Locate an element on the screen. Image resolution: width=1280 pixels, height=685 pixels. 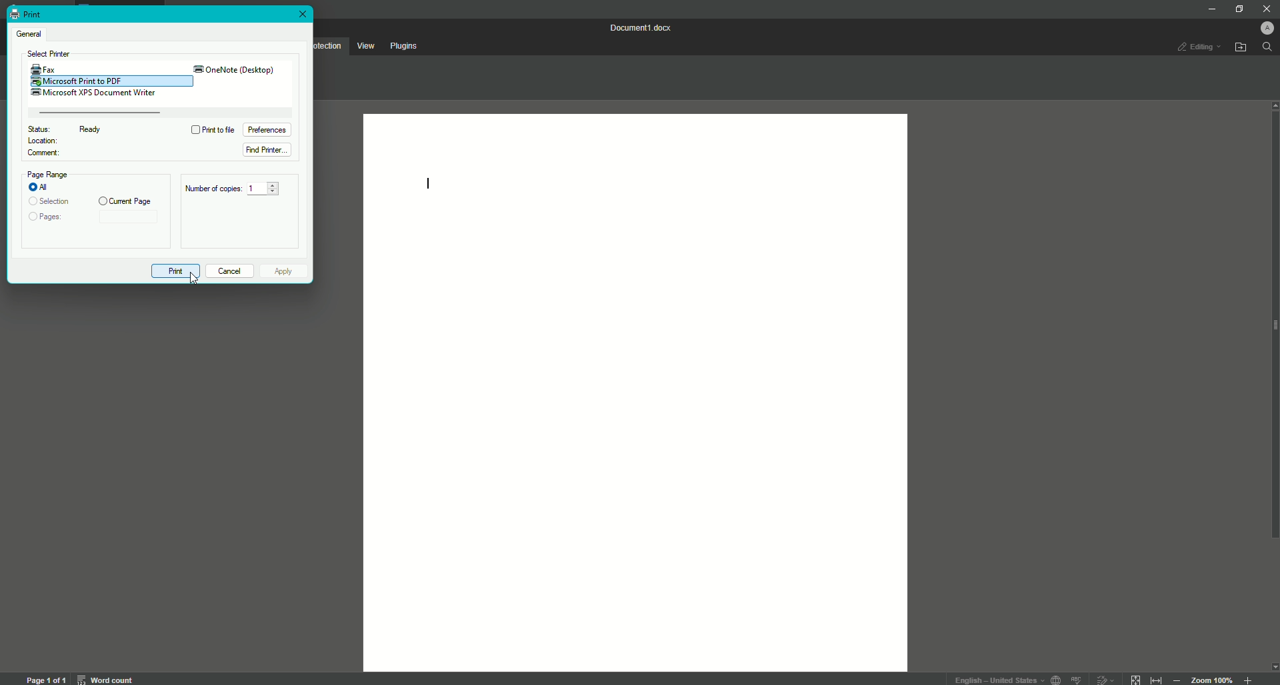
Apply is located at coordinates (287, 269).